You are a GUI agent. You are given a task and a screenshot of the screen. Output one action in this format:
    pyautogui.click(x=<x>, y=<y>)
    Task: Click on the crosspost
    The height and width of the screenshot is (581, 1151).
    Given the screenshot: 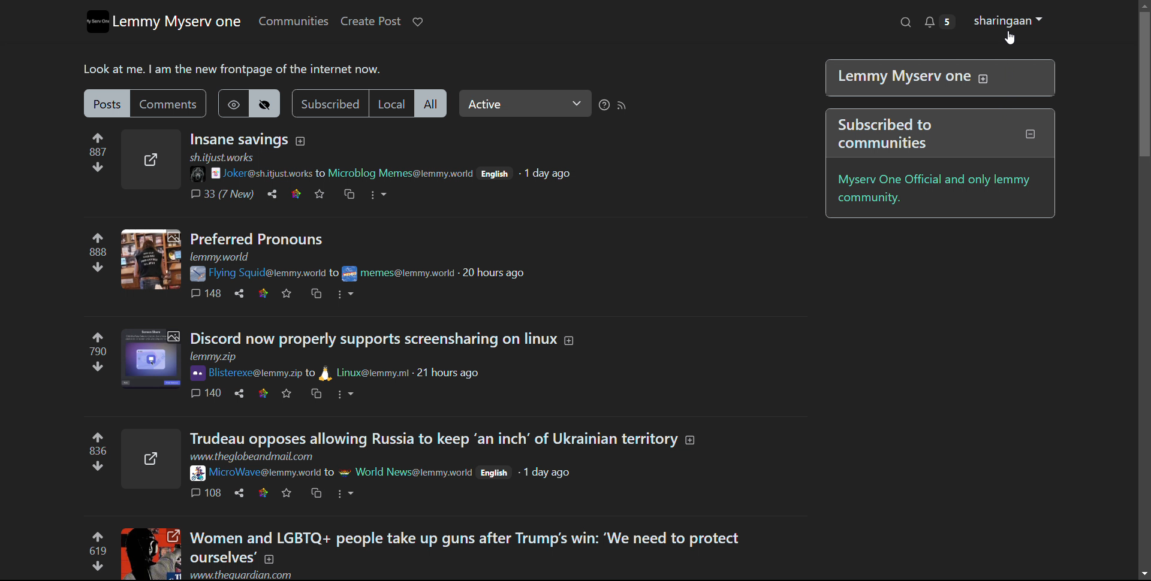 What is the action you would take?
    pyautogui.click(x=348, y=193)
    